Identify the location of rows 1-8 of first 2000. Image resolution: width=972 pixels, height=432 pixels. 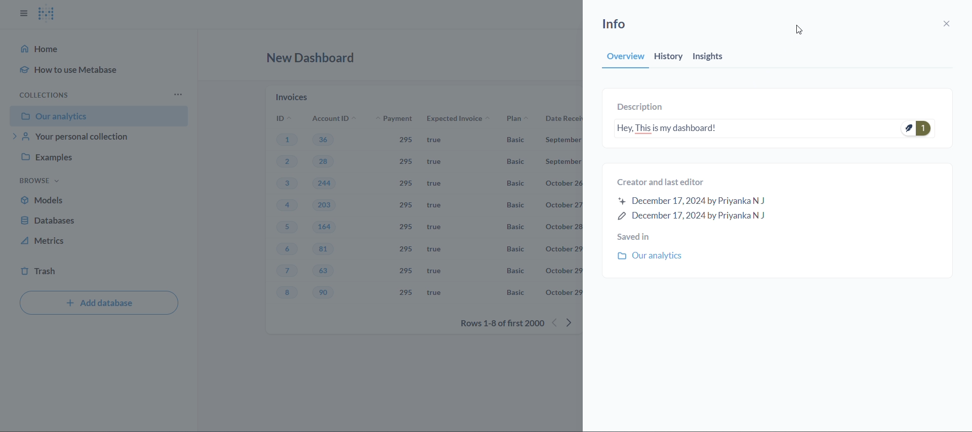
(500, 324).